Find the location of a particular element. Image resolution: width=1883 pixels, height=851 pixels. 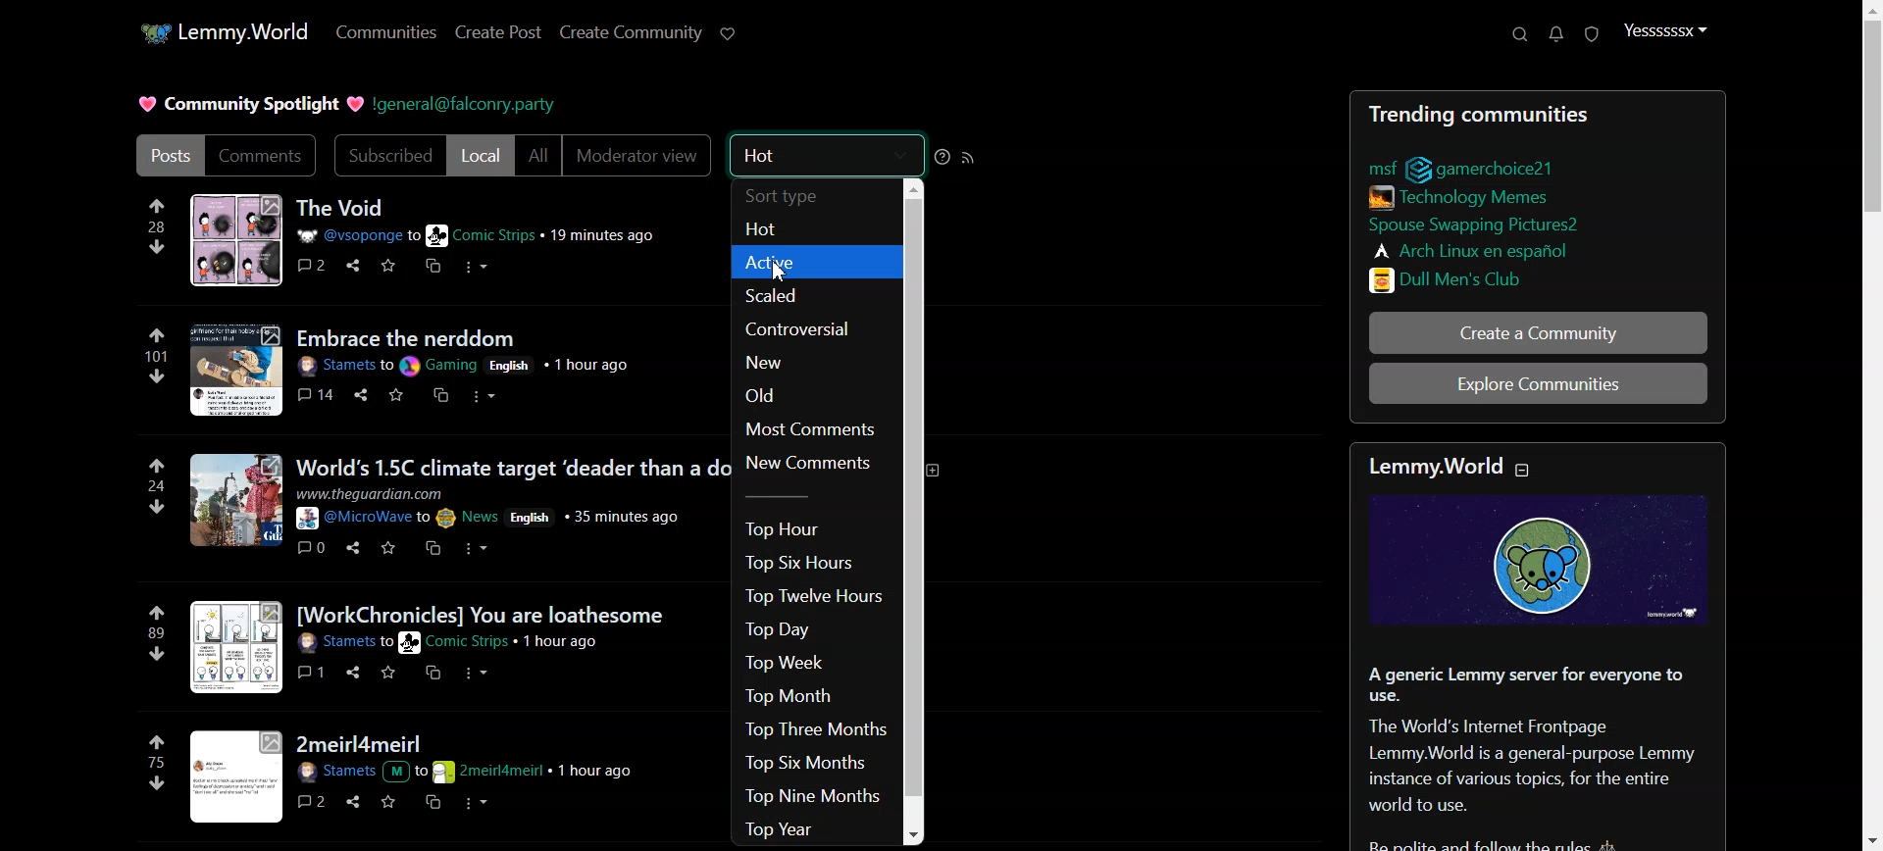

share is located at coordinates (352, 801).